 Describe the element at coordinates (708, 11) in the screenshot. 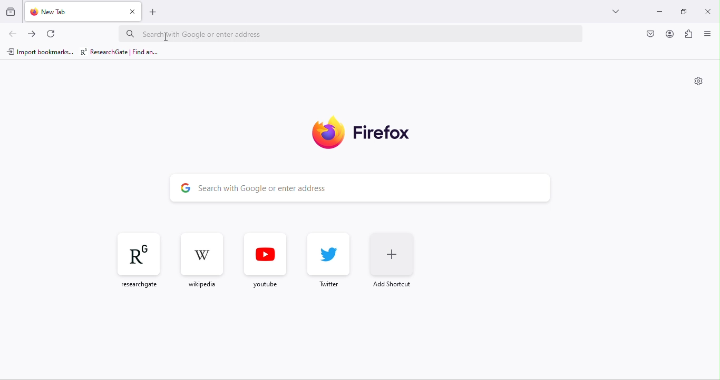

I see `close` at that location.